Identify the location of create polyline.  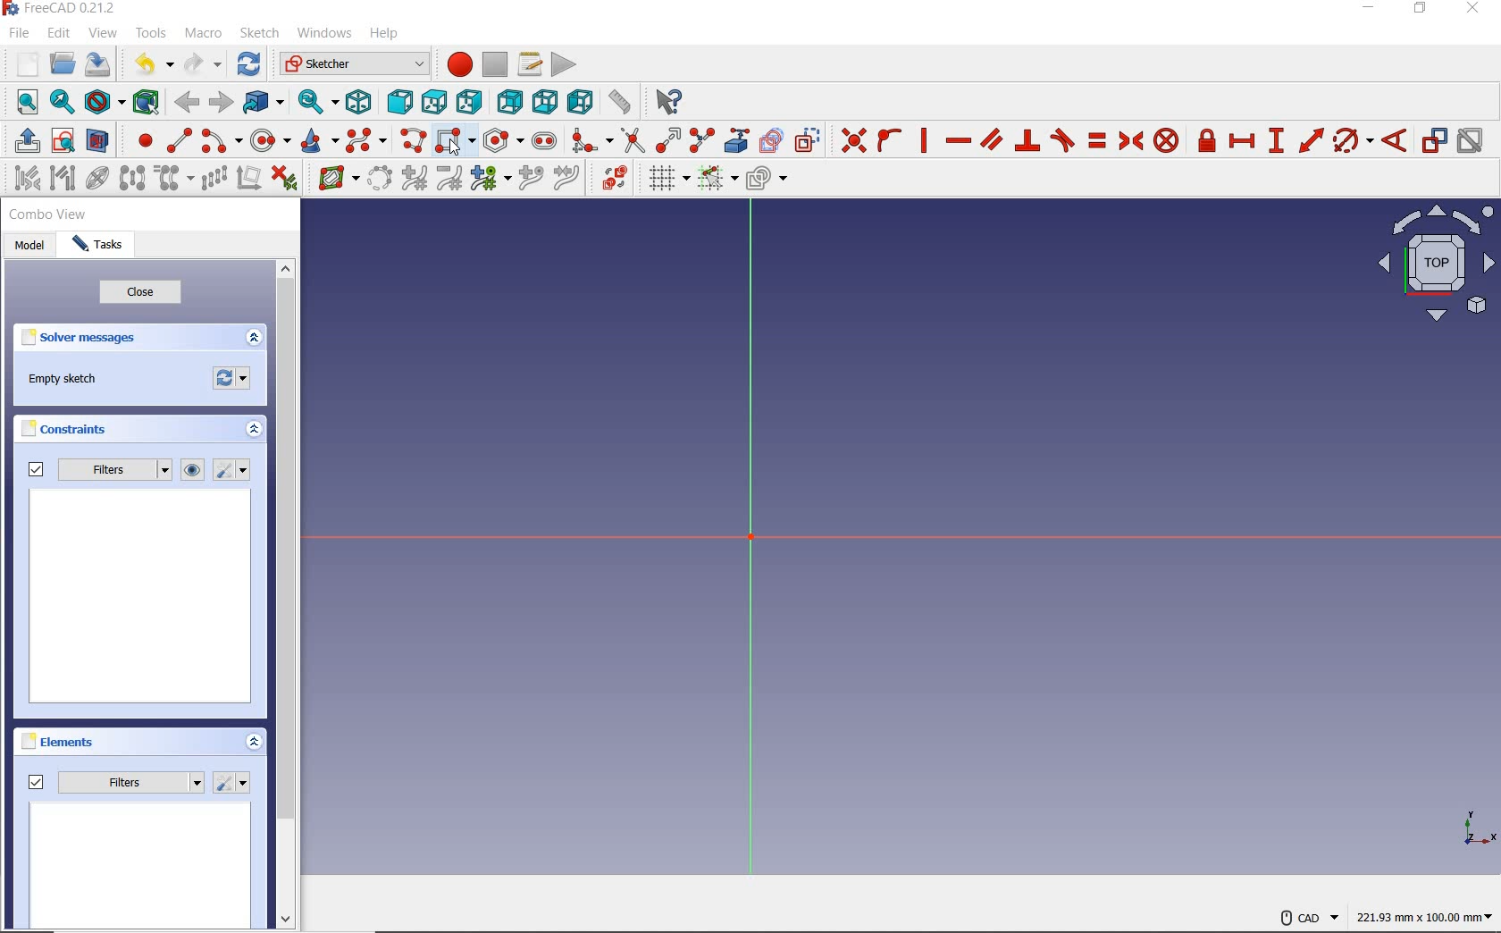
(414, 142).